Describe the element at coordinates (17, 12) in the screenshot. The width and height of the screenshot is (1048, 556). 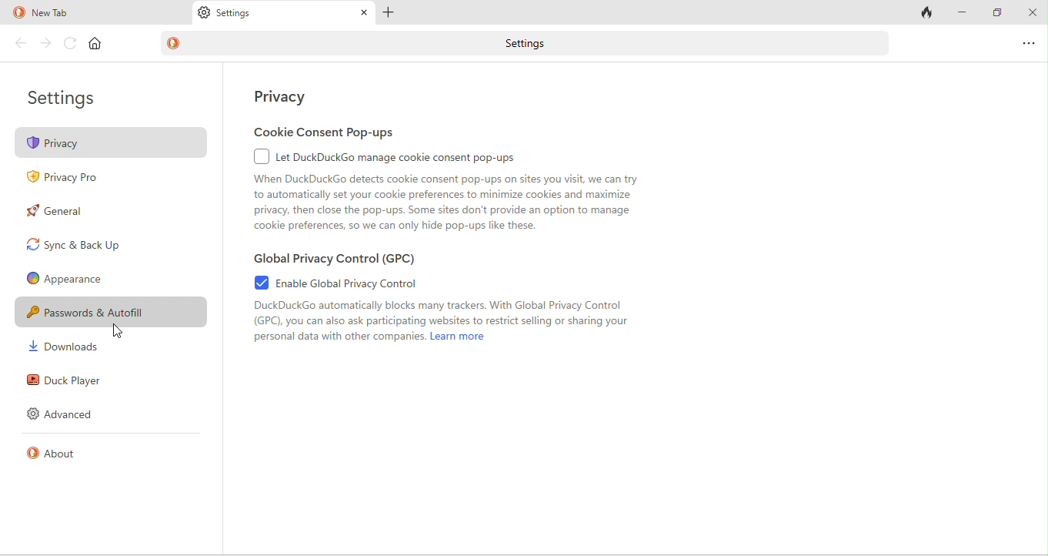
I see `duck duck go logo` at that location.